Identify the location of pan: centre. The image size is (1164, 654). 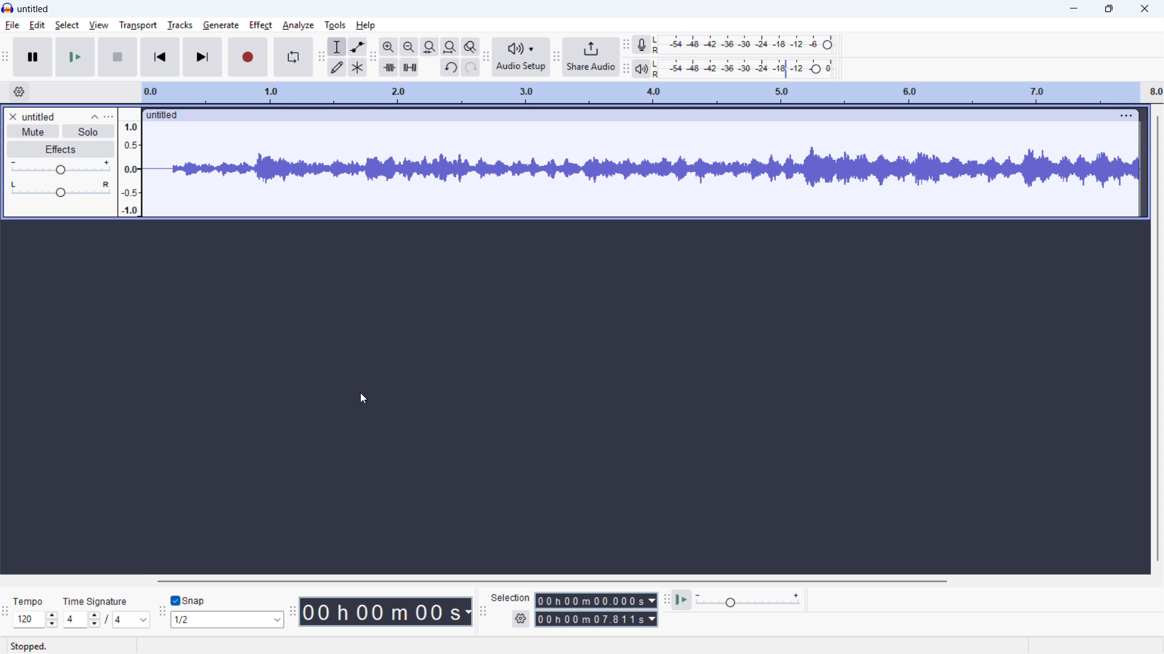
(61, 190).